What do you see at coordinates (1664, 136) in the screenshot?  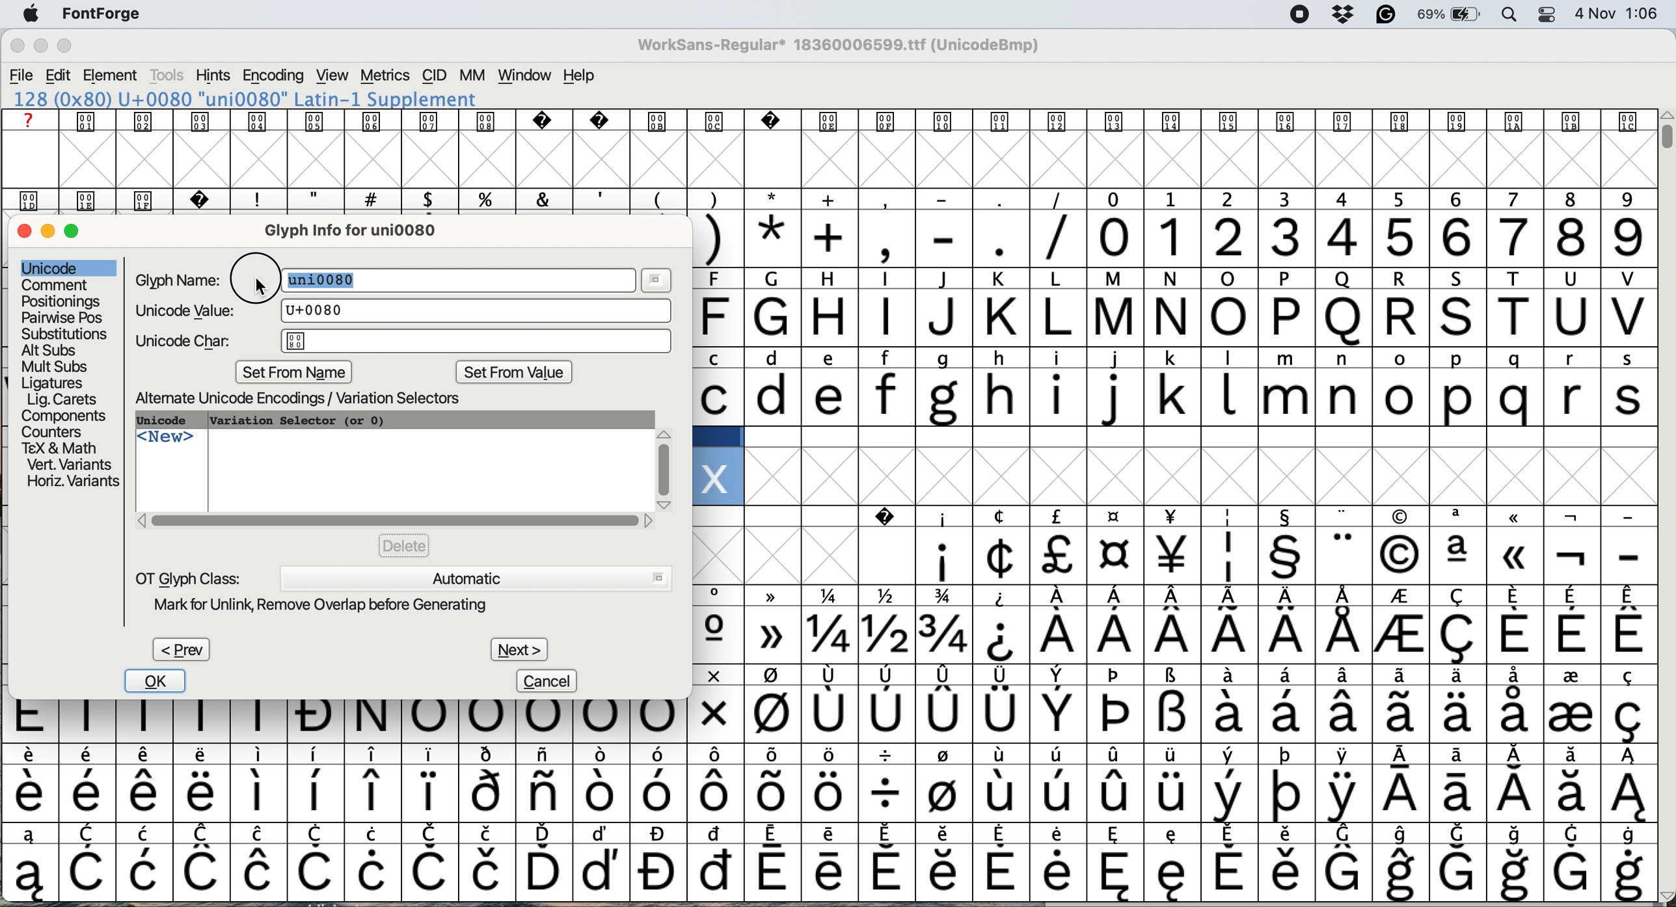 I see `vertical scroll bar` at bounding box center [1664, 136].